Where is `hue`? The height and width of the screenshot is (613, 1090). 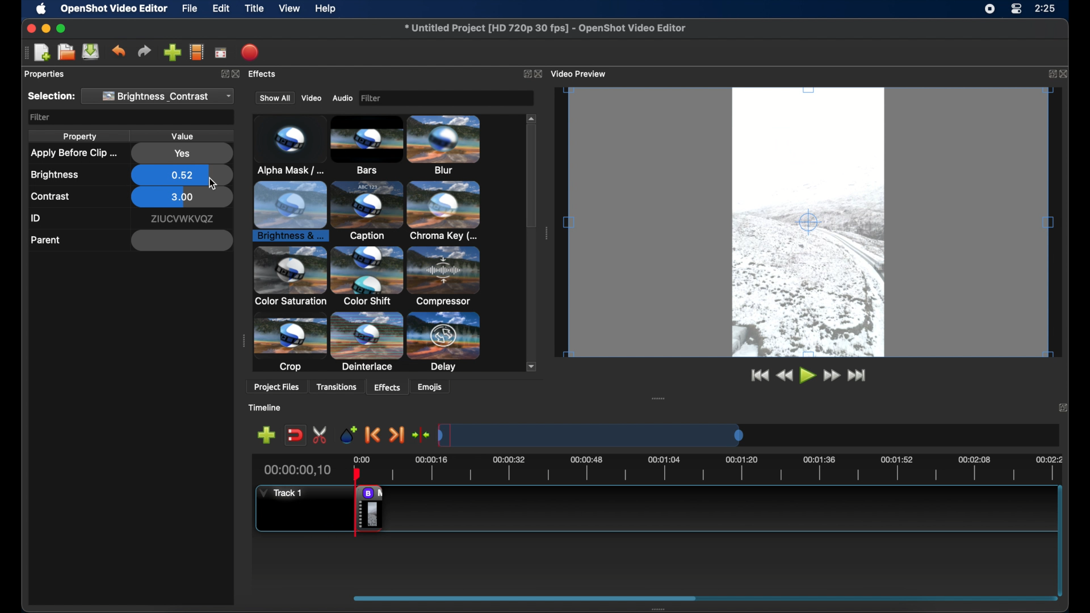 hue is located at coordinates (447, 341).